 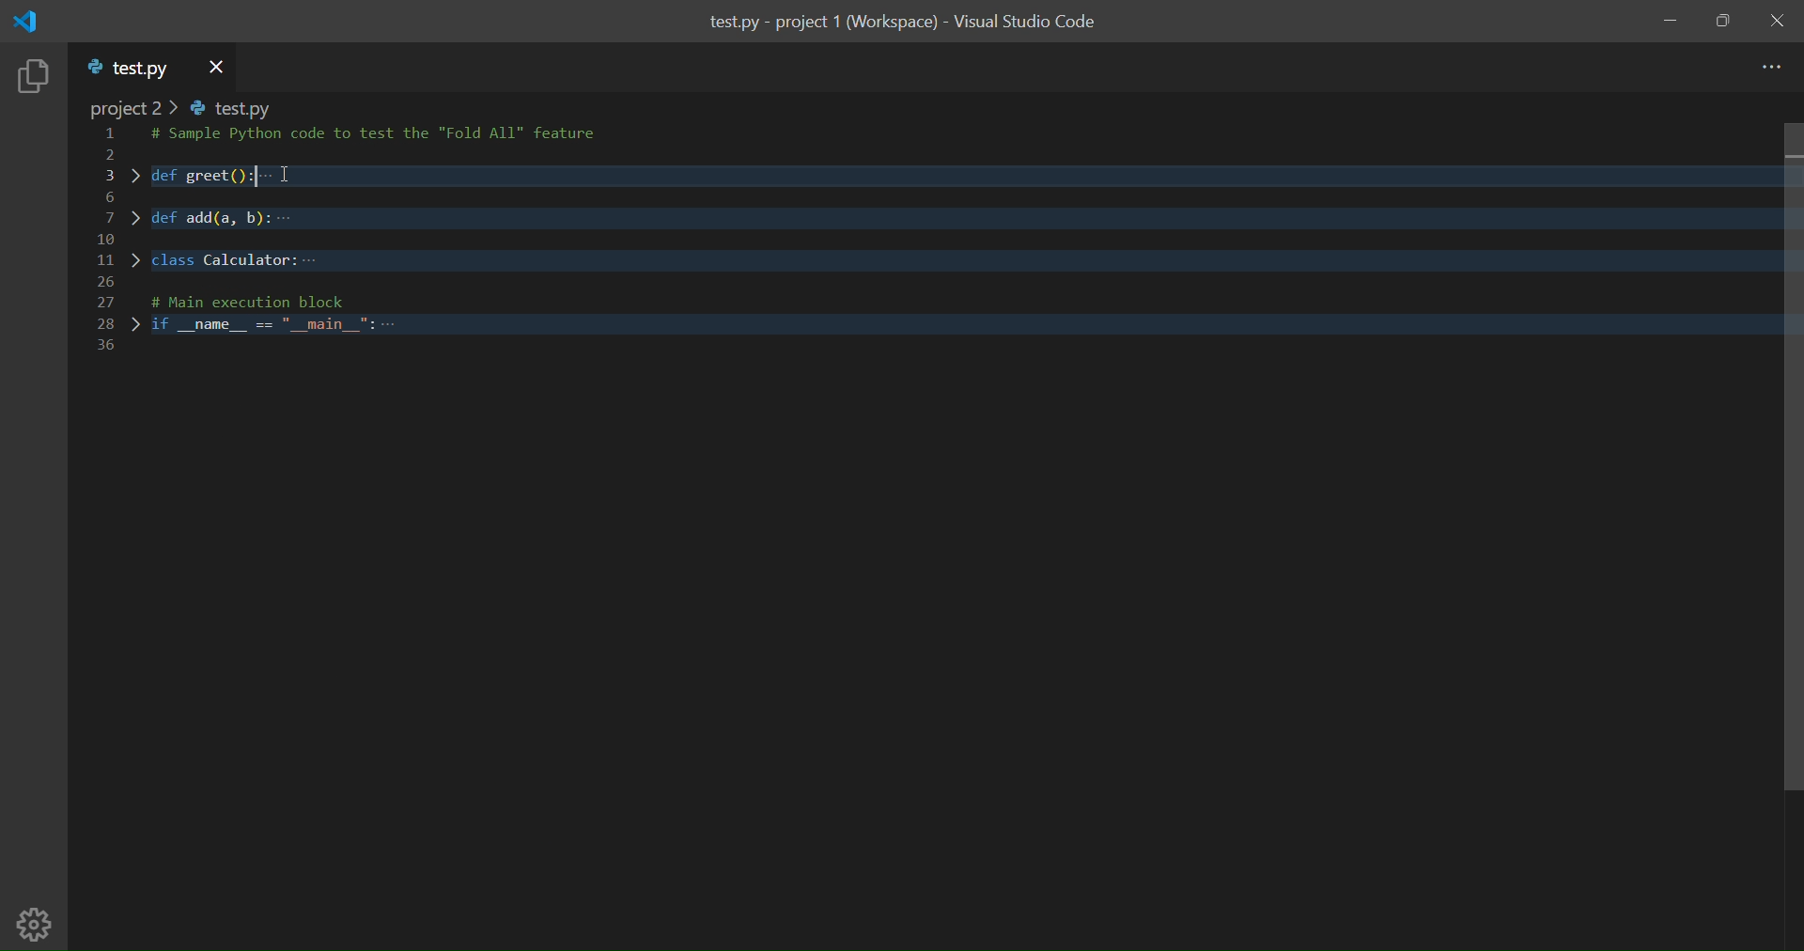 What do you see at coordinates (1770, 68) in the screenshot?
I see `more actions` at bounding box center [1770, 68].